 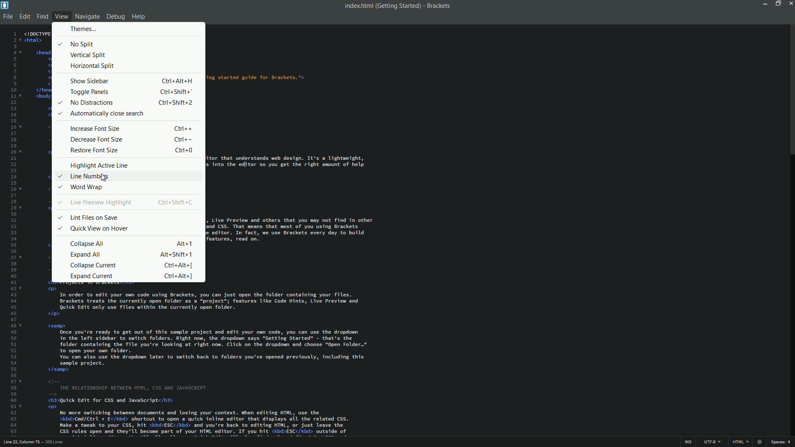 What do you see at coordinates (132, 276) in the screenshot?
I see `Expand Current Ctrl+Alt+]` at bounding box center [132, 276].